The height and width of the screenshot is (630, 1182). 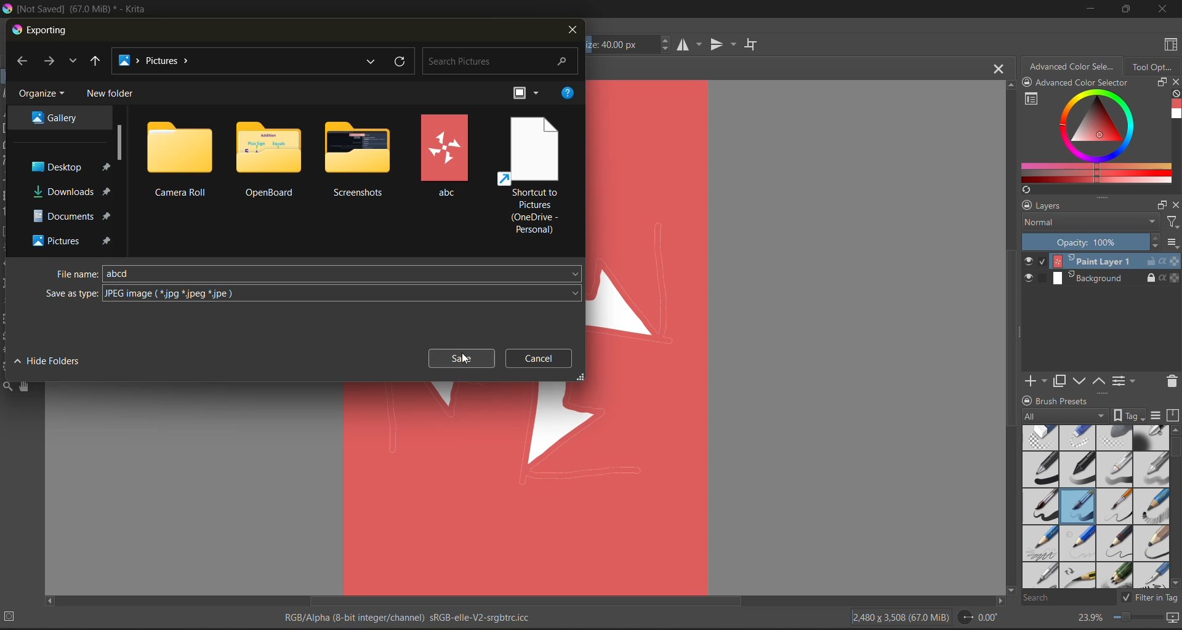 What do you see at coordinates (180, 158) in the screenshot?
I see `folders and files` at bounding box center [180, 158].